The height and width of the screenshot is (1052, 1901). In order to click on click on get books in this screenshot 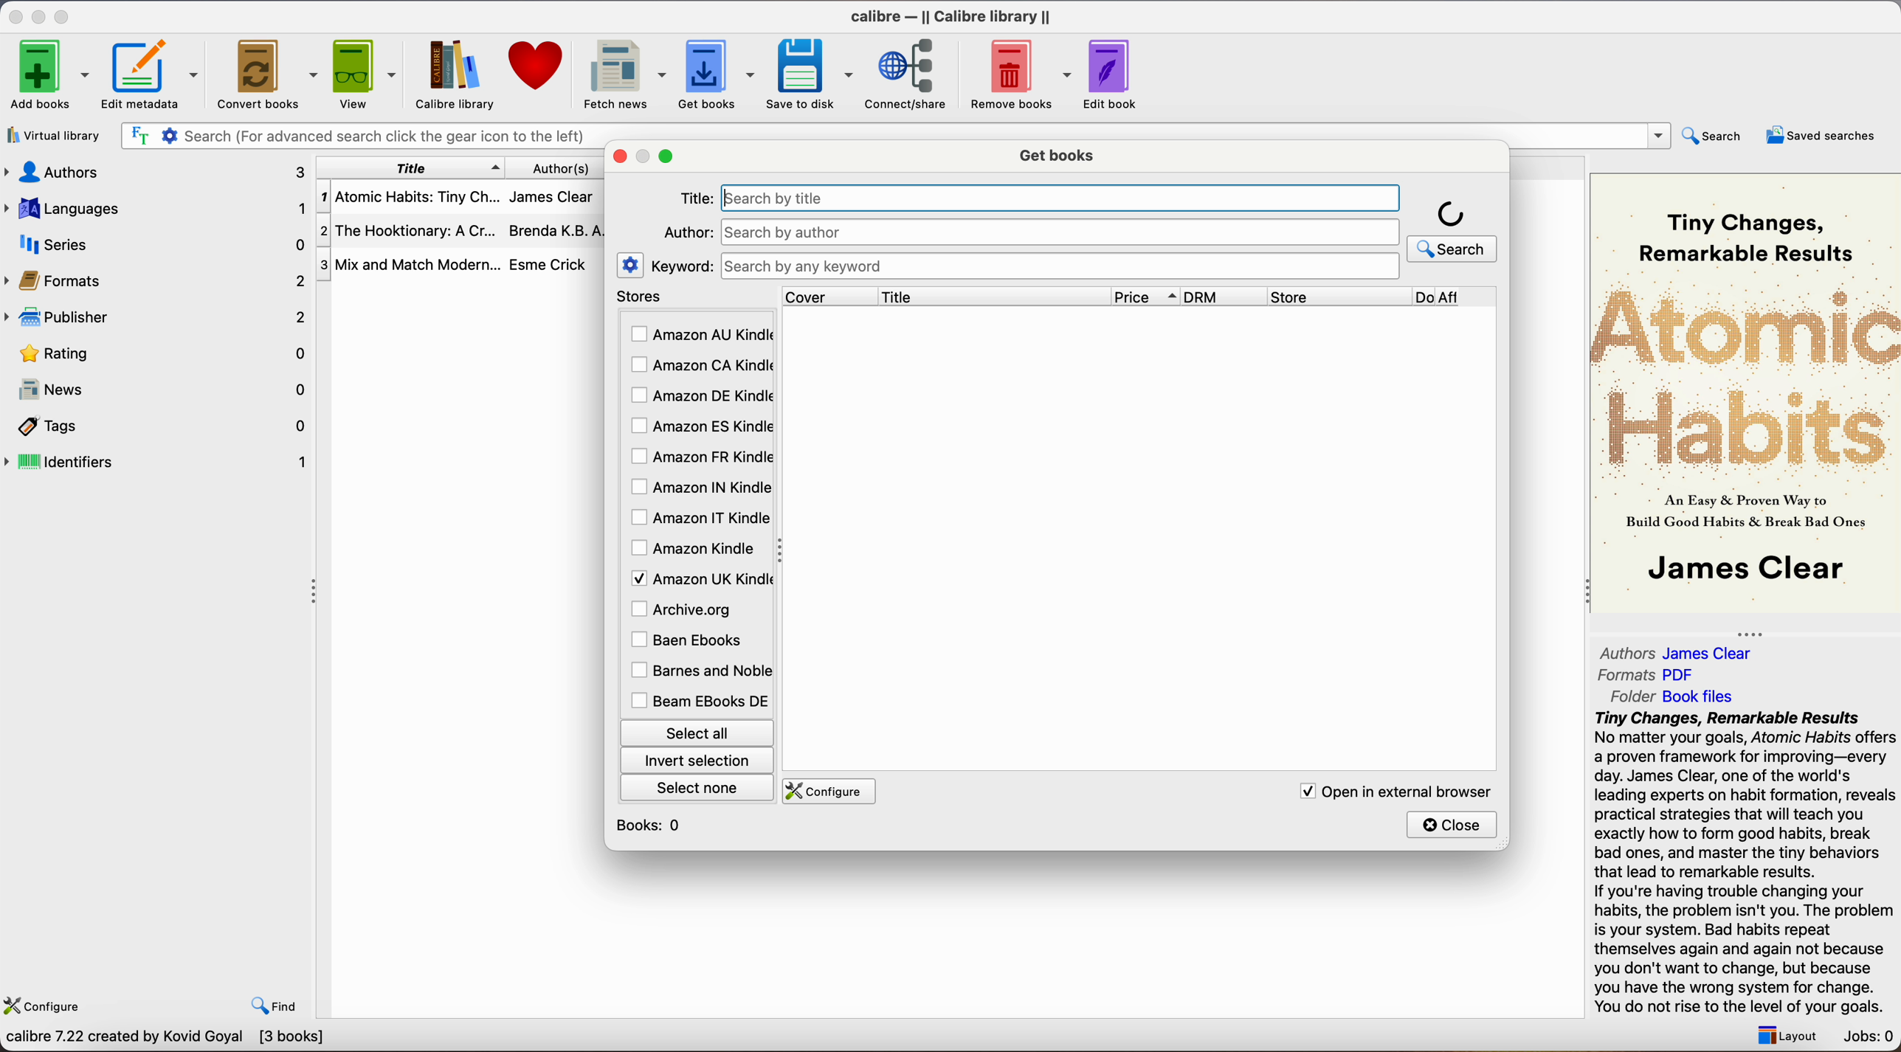, I will do `click(705, 73)`.